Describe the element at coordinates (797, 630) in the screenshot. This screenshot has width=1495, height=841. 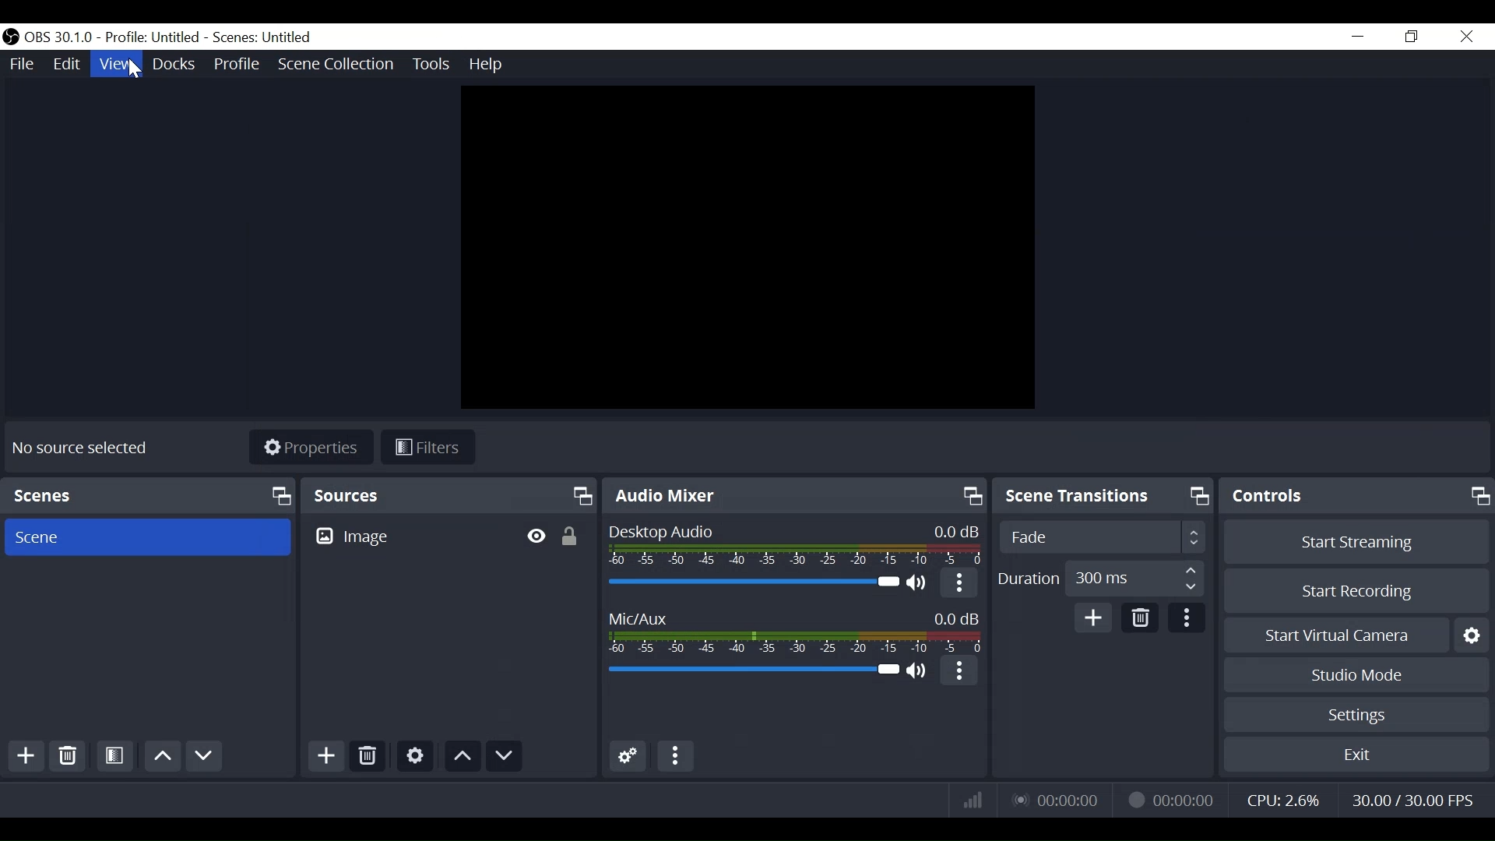
I see `Mic/Aux` at that location.